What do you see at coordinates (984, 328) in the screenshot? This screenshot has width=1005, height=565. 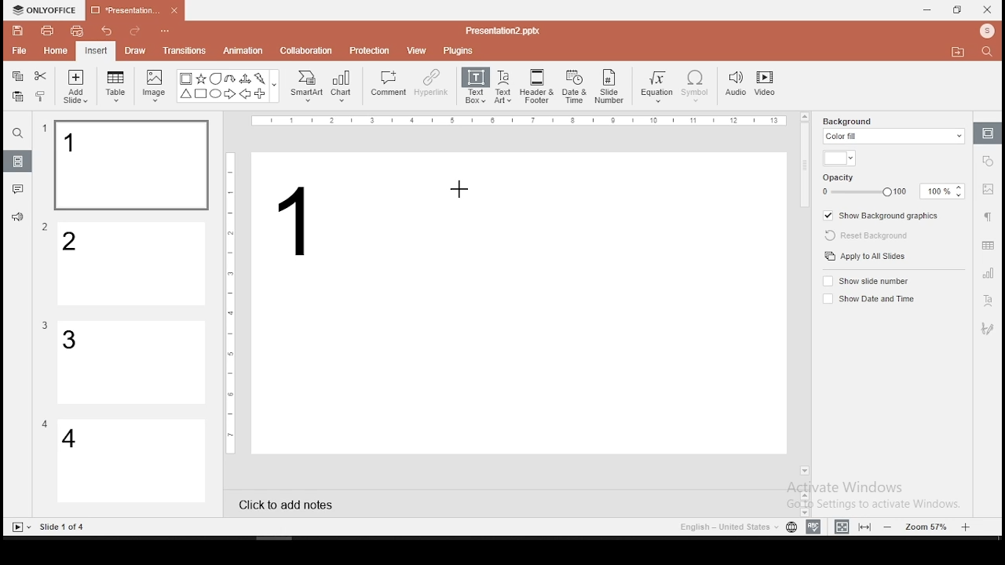 I see `` at bounding box center [984, 328].